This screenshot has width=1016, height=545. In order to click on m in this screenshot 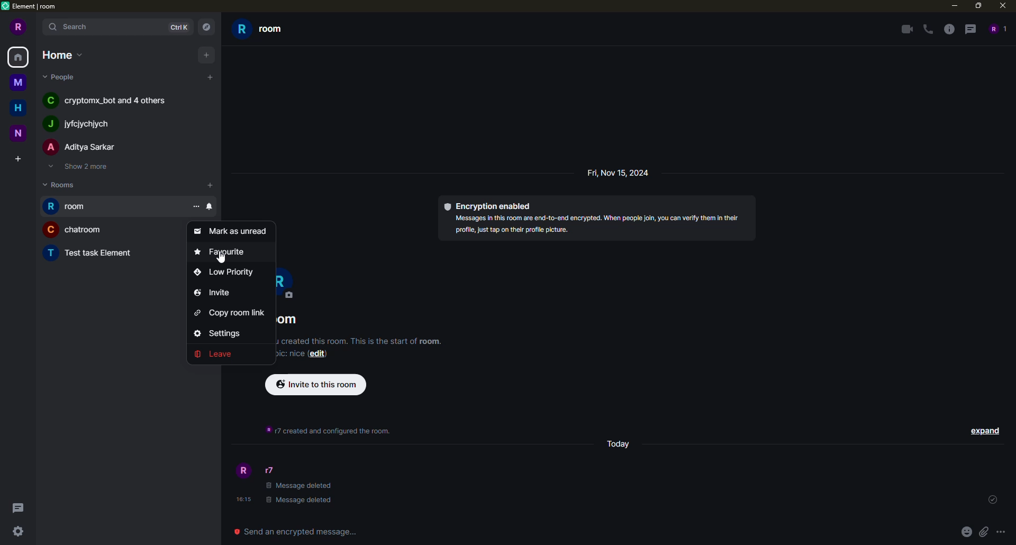, I will do `click(17, 84)`.